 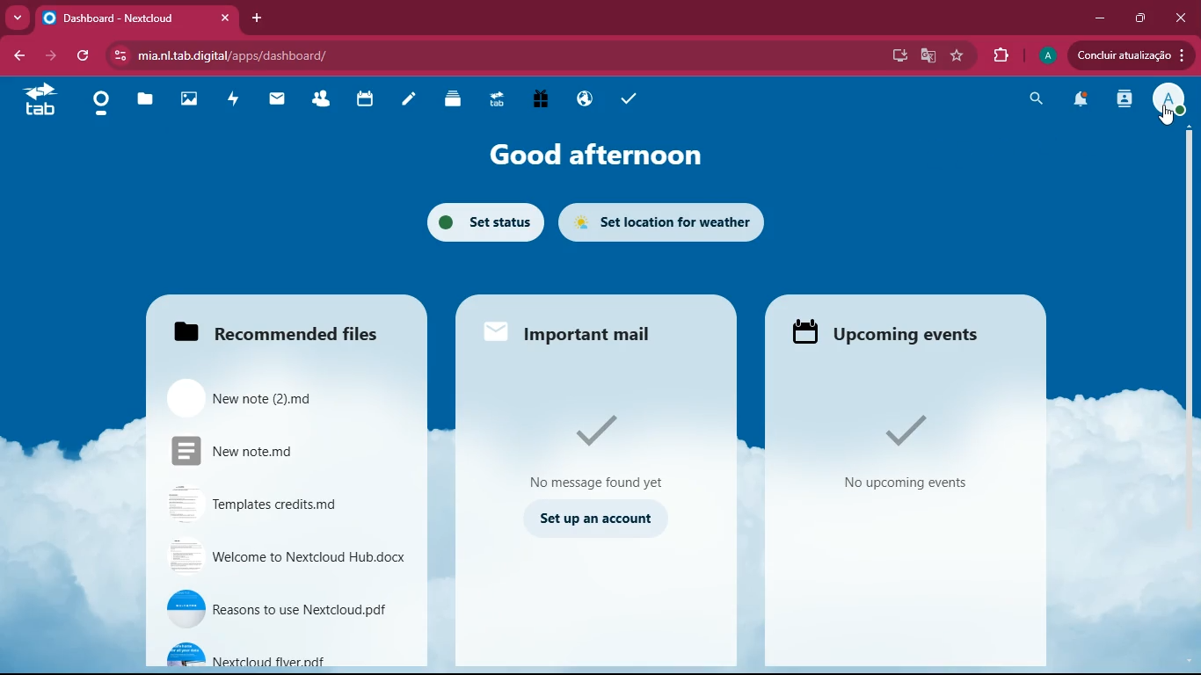 What do you see at coordinates (896, 57) in the screenshot?
I see `desktop` at bounding box center [896, 57].